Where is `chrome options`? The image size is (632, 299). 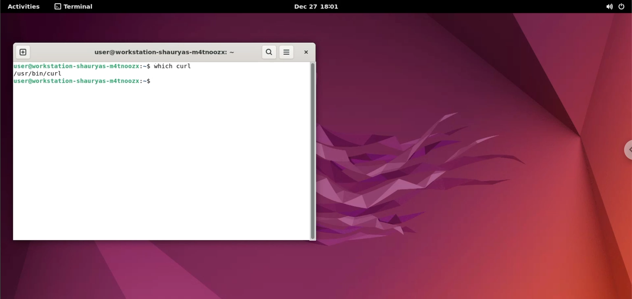
chrome options is located at coordinates (626, 151).